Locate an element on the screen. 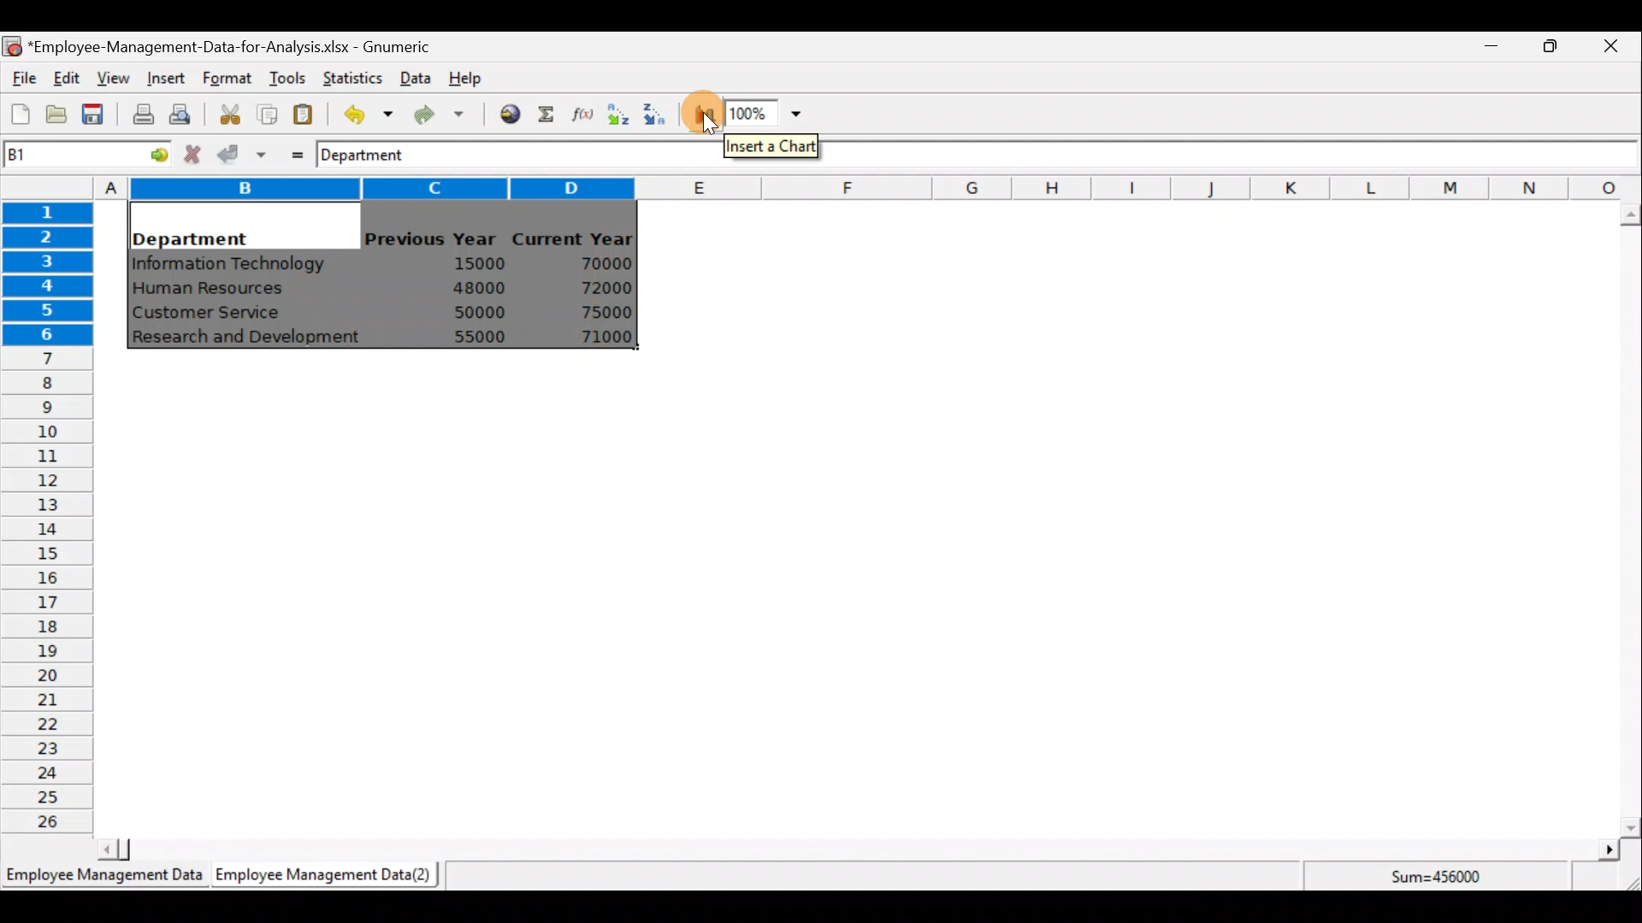 The height and width of the screenshot is (923, 1642). 48000 is located at coordinates (478, 288).